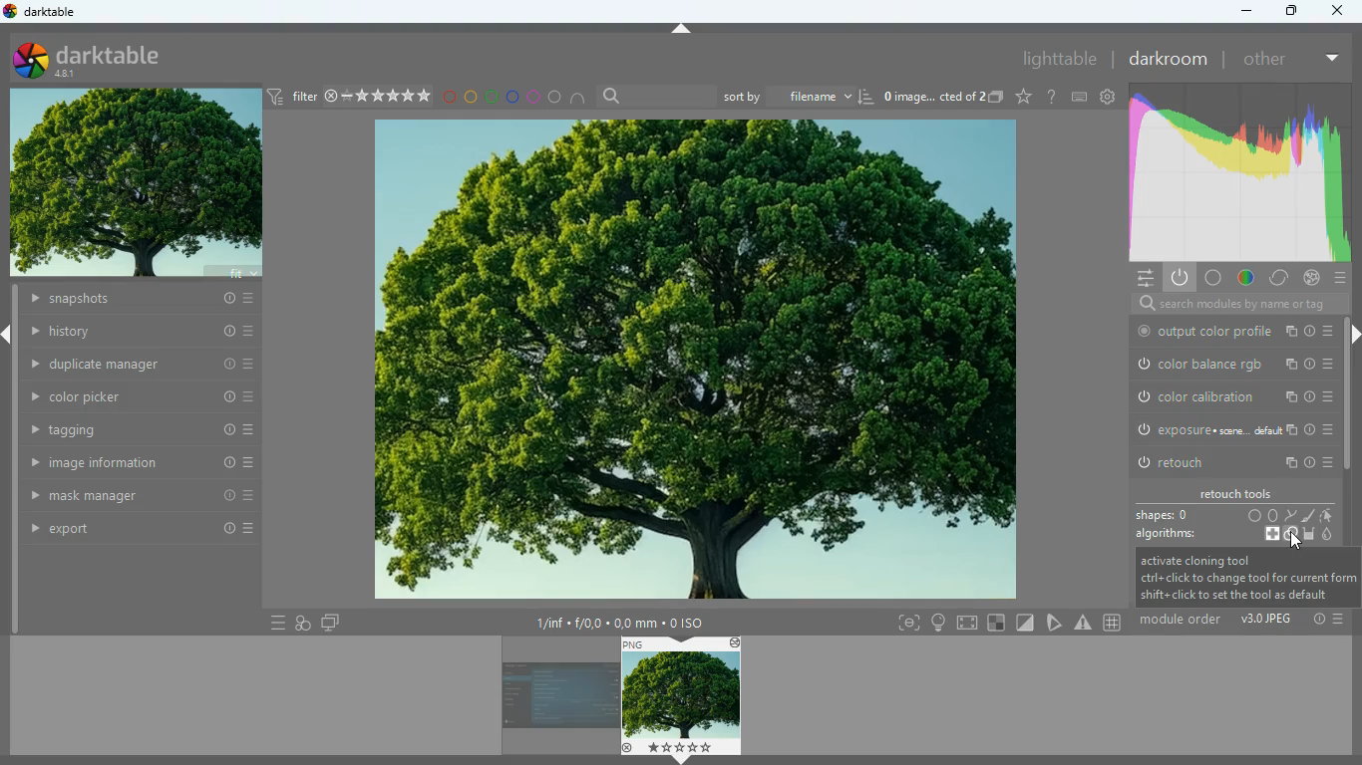 Image resolution: width=1362 pixels, height=765 pixels. I want to click on darktable, so click(94, 59).